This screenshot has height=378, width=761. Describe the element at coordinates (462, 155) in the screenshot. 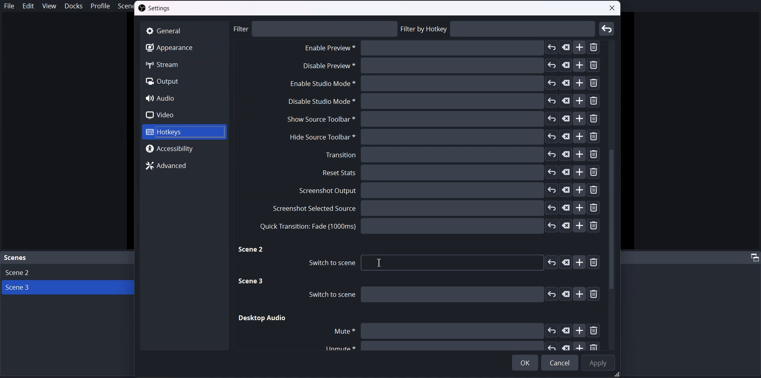

I see `Transition` at that location.